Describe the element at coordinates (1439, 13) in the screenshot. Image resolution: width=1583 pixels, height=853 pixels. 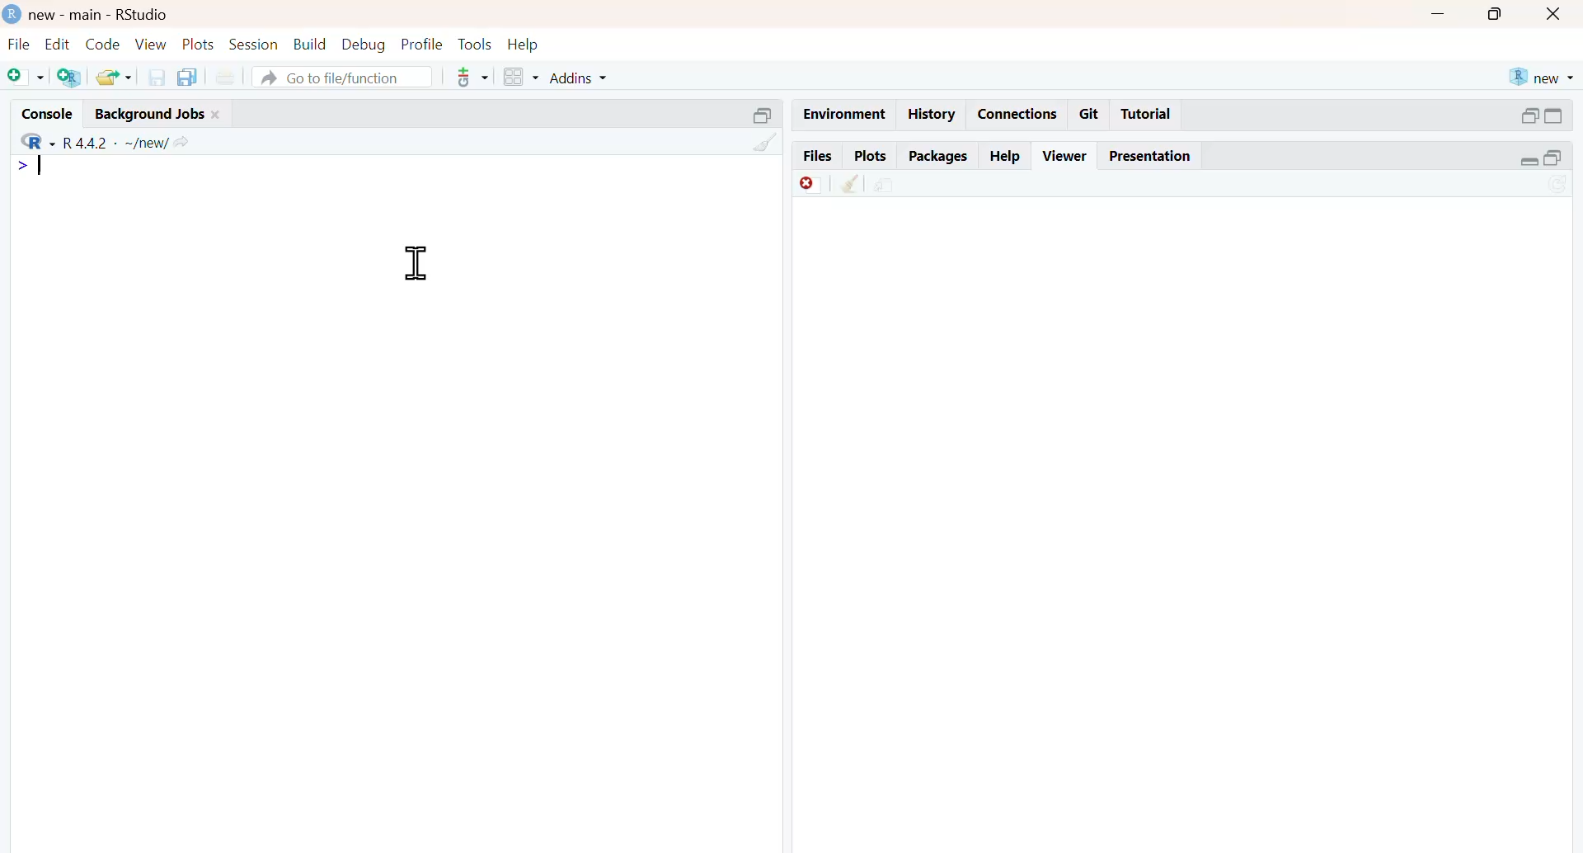
I see `minimise` at that location.